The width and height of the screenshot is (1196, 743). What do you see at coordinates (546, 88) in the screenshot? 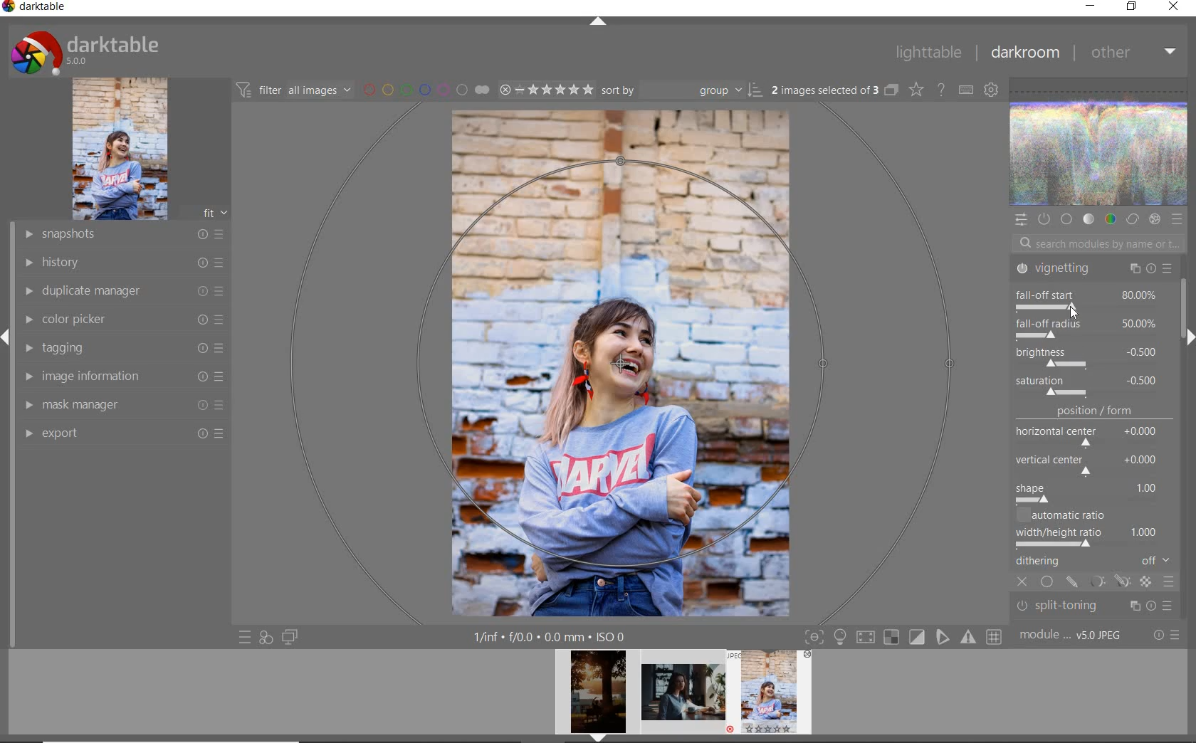
I see `SELECTED IMAGE RANGE RATING` at bounding box center [546, 88].